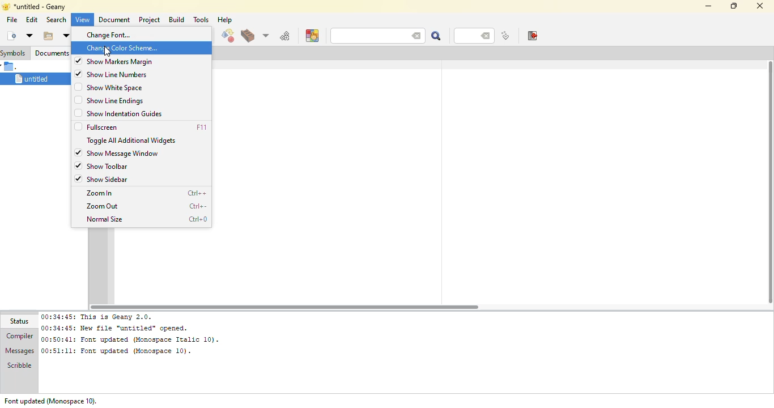 The width and height of the screenshot is (774, 408). Describe the element at coordinates (117, 100) in the screenshot. I see `show line endings` at that location.